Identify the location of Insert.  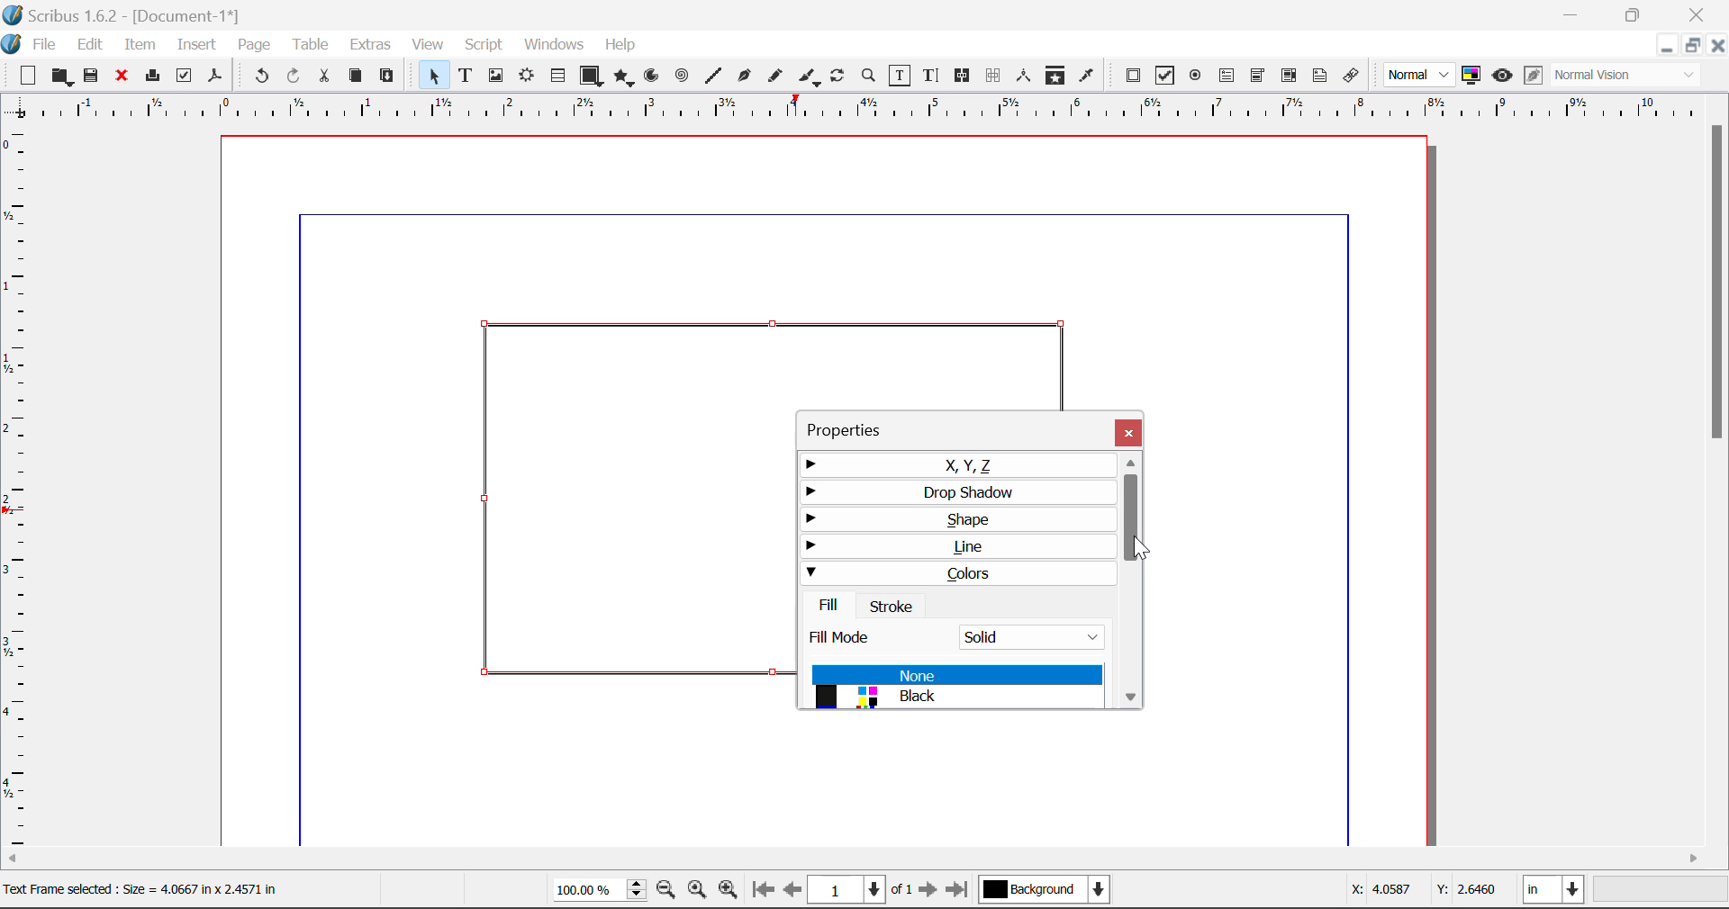
(195, 45).